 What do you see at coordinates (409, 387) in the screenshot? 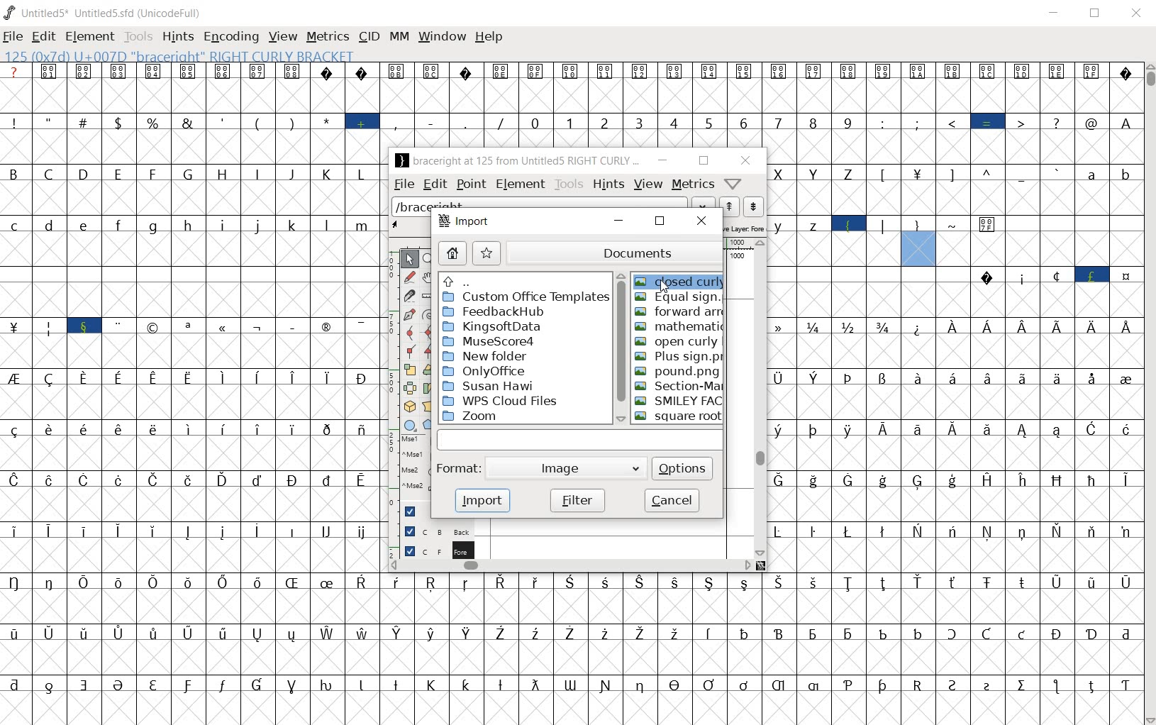
I see `flip the selection` at bounding box center [409, 387].